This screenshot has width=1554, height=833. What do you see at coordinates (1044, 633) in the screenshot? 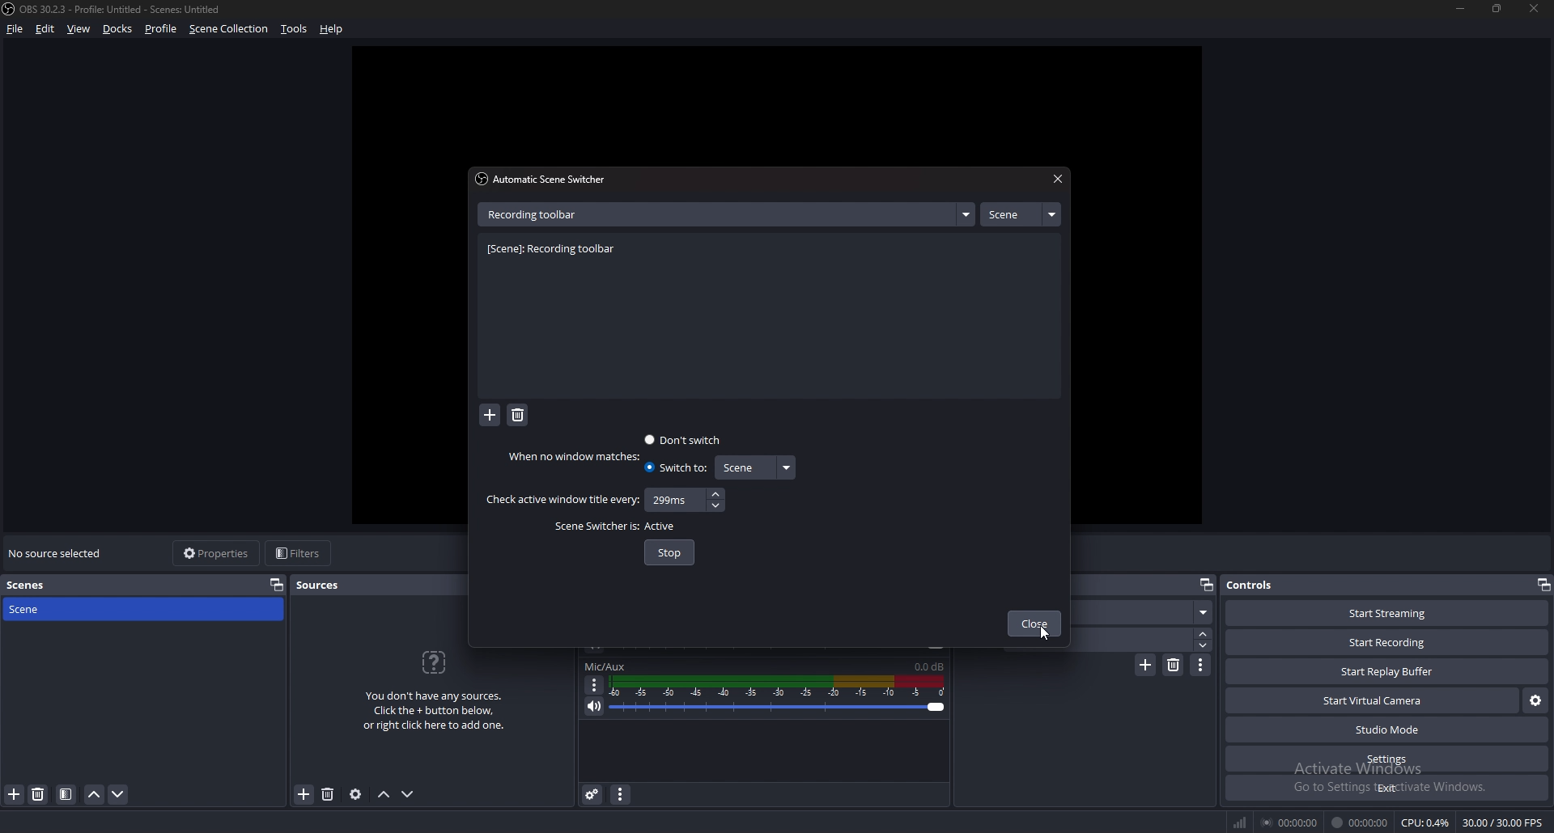
I see `cursor` at bounding box center [1044, 633].